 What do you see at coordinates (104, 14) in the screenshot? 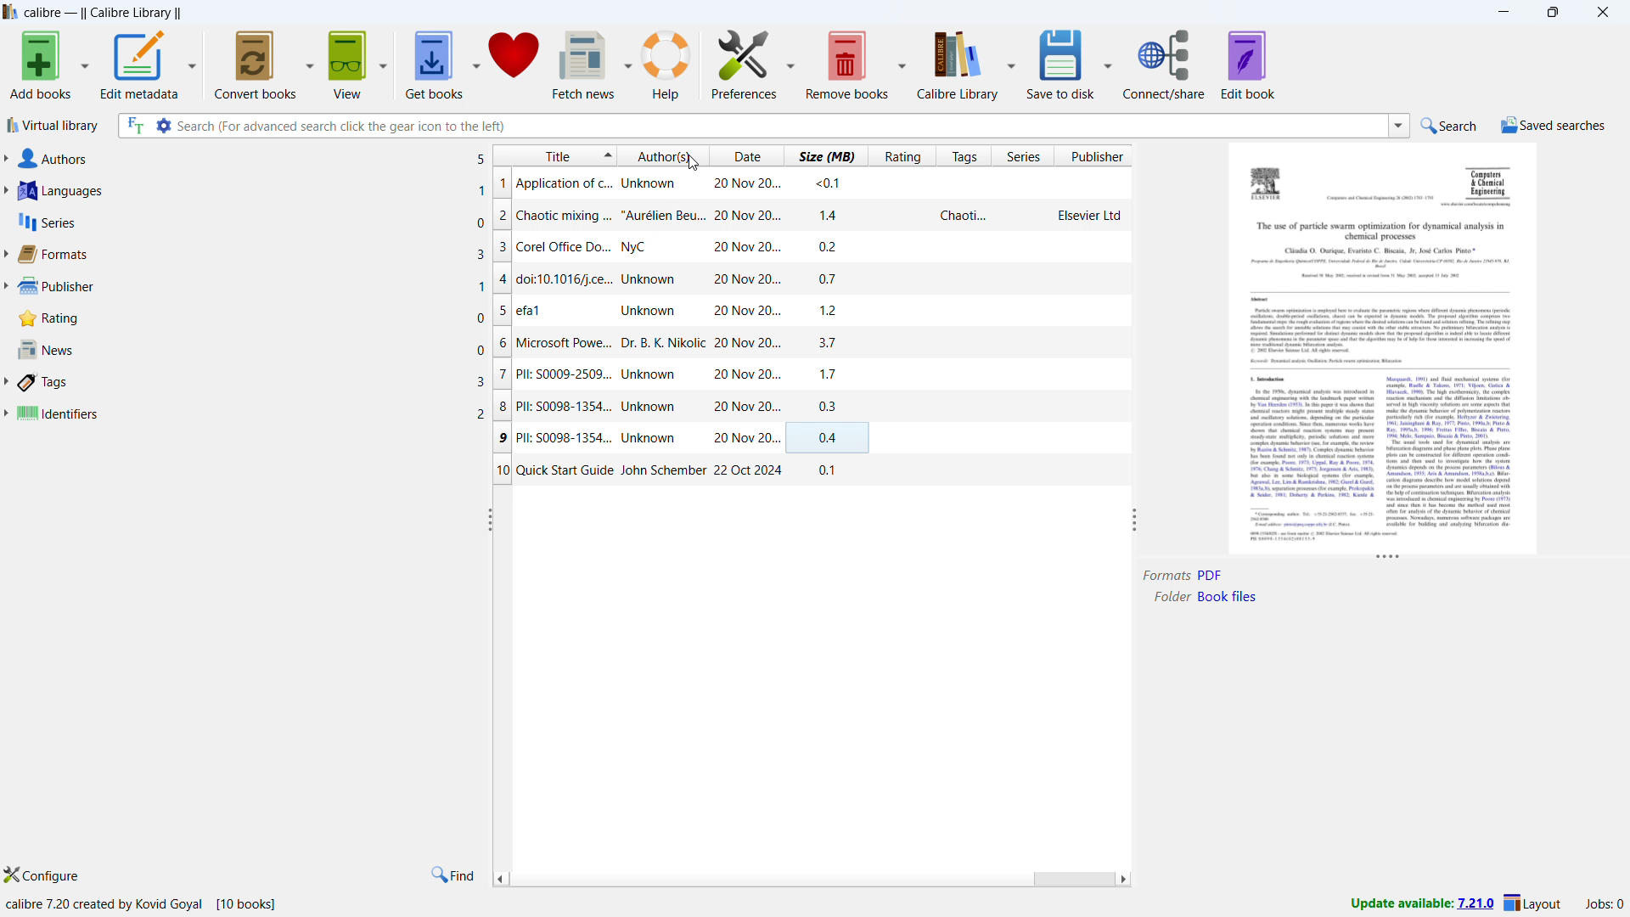
I see `Calibre - || Calibre Library ||` at bounding box center [104, 14].